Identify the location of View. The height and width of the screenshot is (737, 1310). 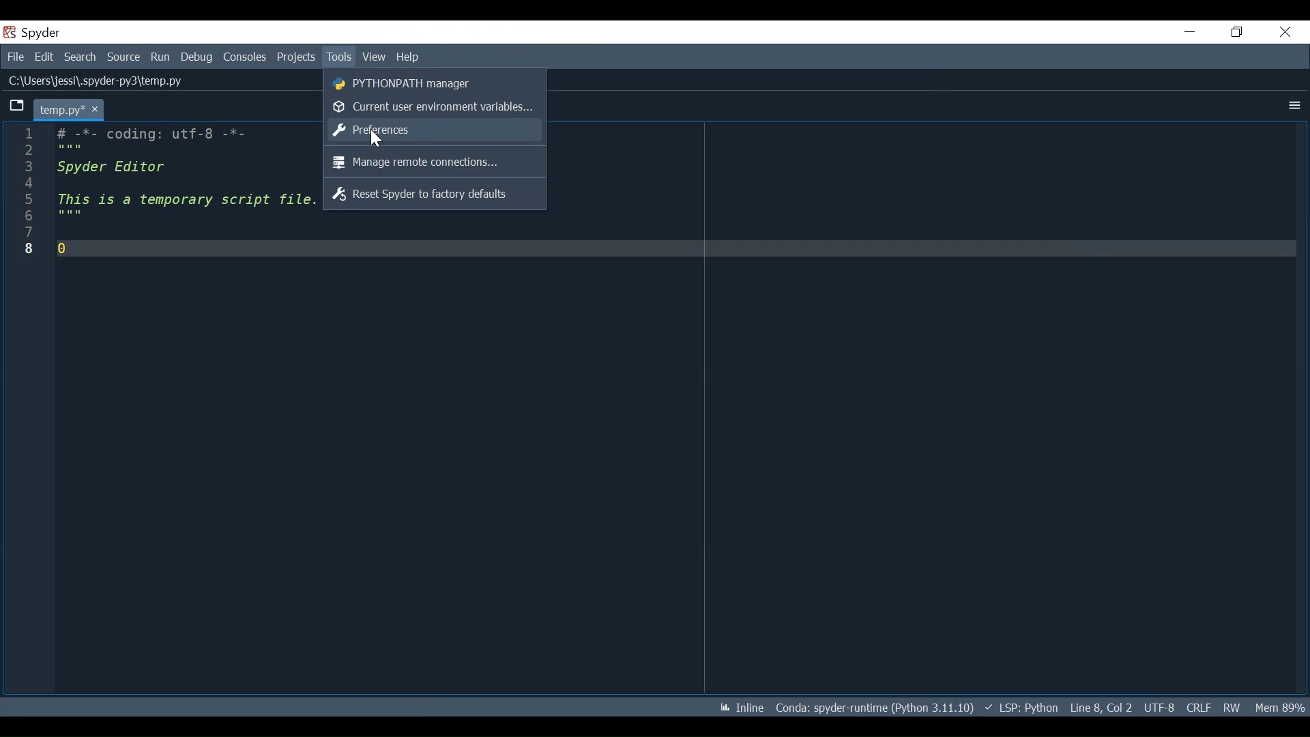
(375, 58).